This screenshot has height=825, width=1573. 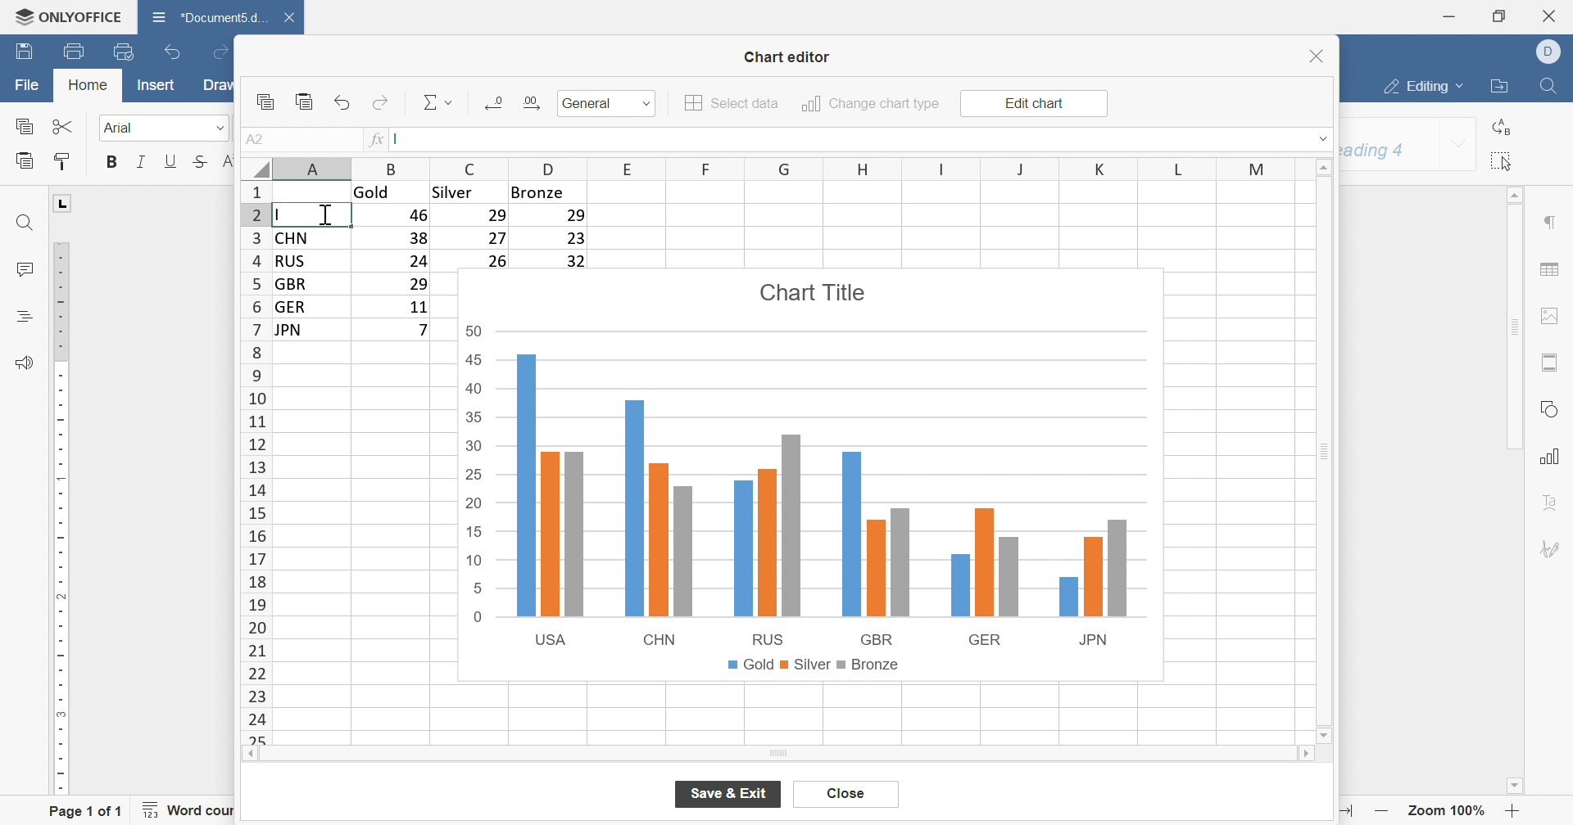 What do you see at coordinates (229, 161) in the screenshot?
I see `superscript` at bounding box center [229, 161].